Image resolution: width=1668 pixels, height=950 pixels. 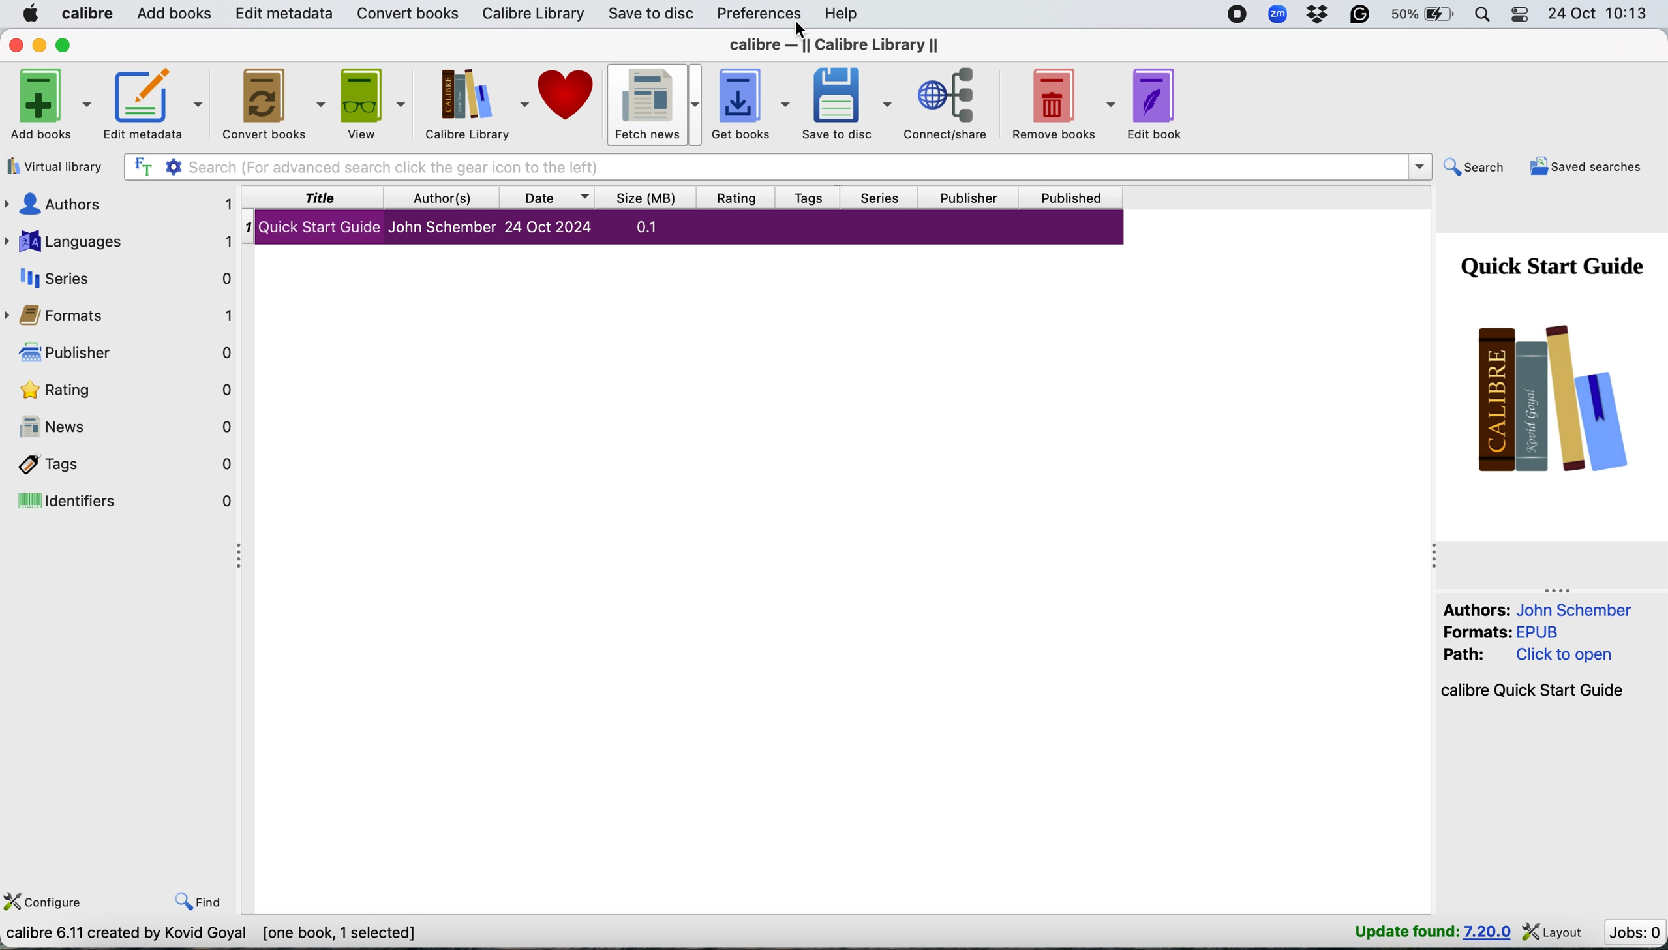 I want to click on calibre 6.11 created by kovid goyal [one book , 1 selected], so click(x=217, y=932).